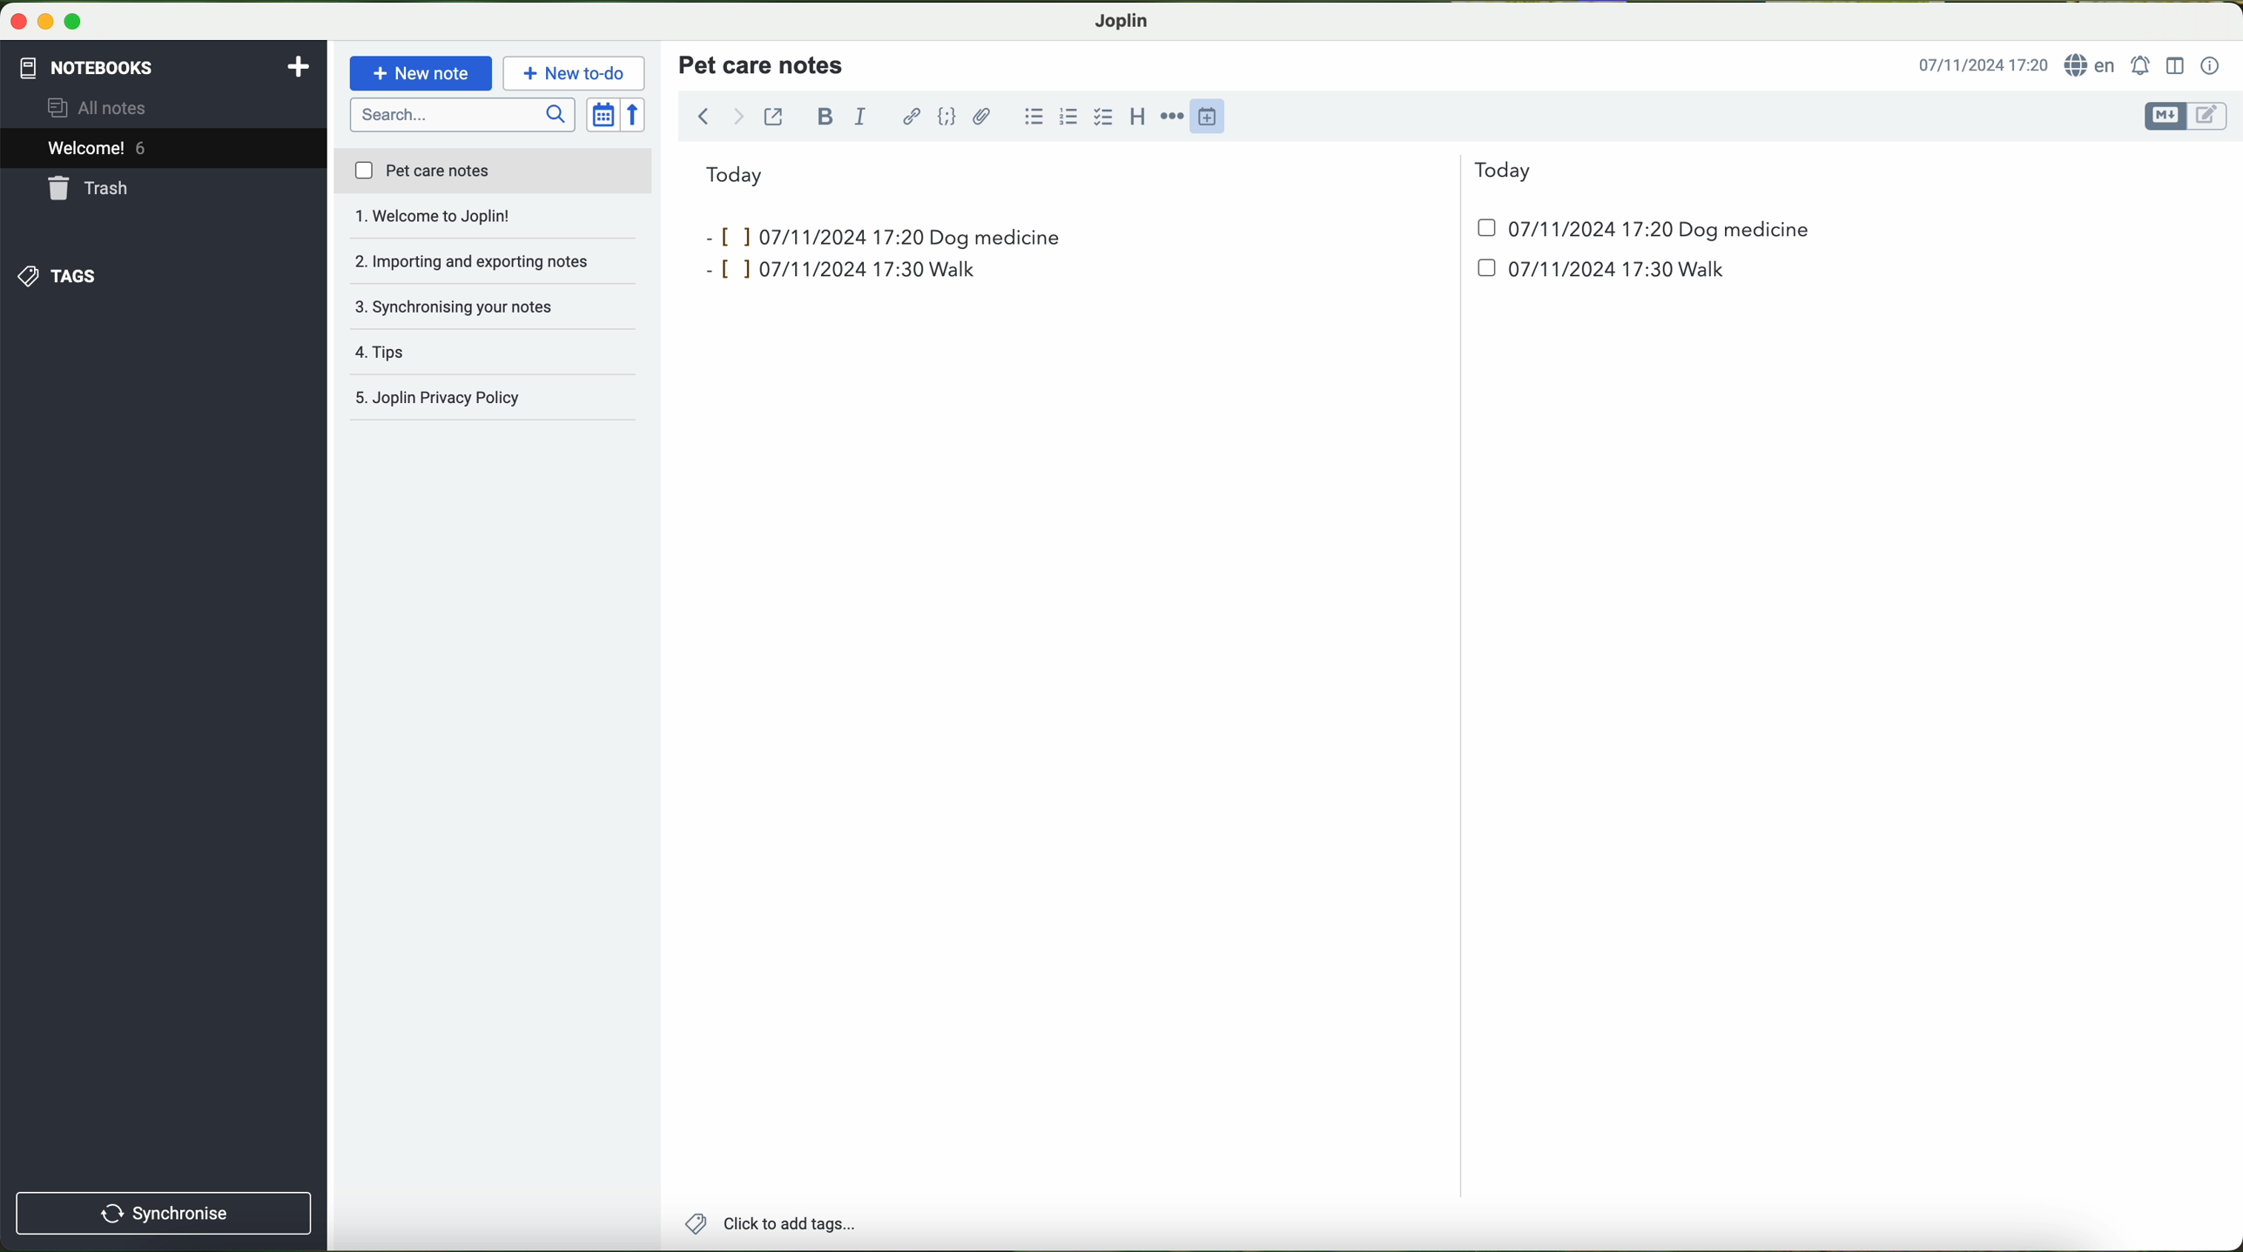  What do you see at coordinates (44, 23) in the screenshot?
I see `screen buttons` at bounding box center [44, 23].